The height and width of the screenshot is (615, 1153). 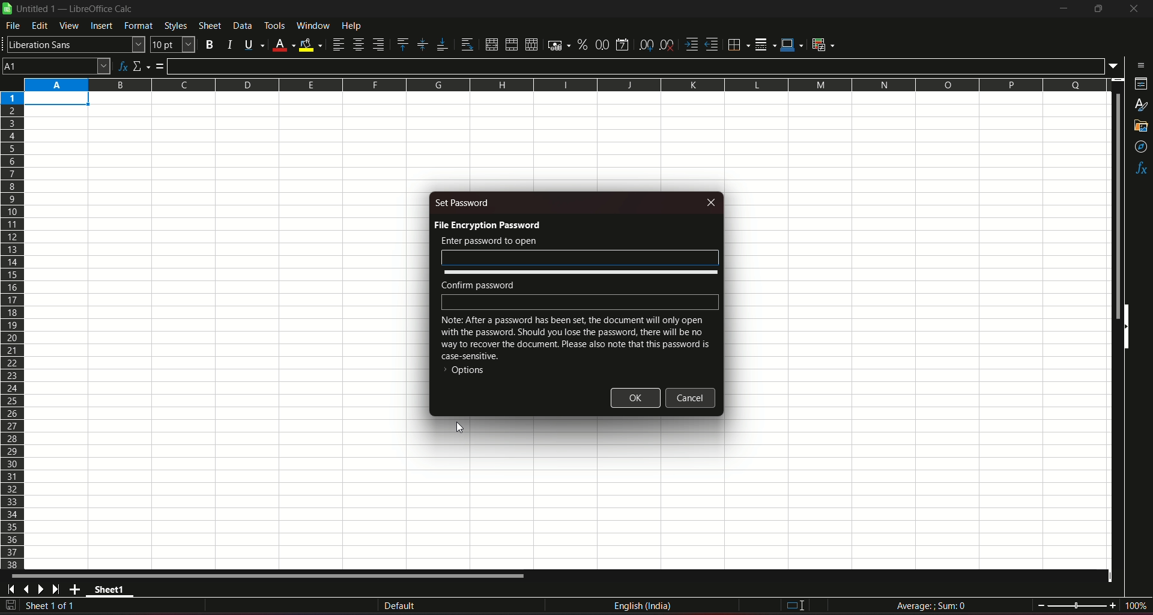 What do you see at coordinates (275, 25) in the screenshot?
I see `tools` at bounding box center [275, 25].